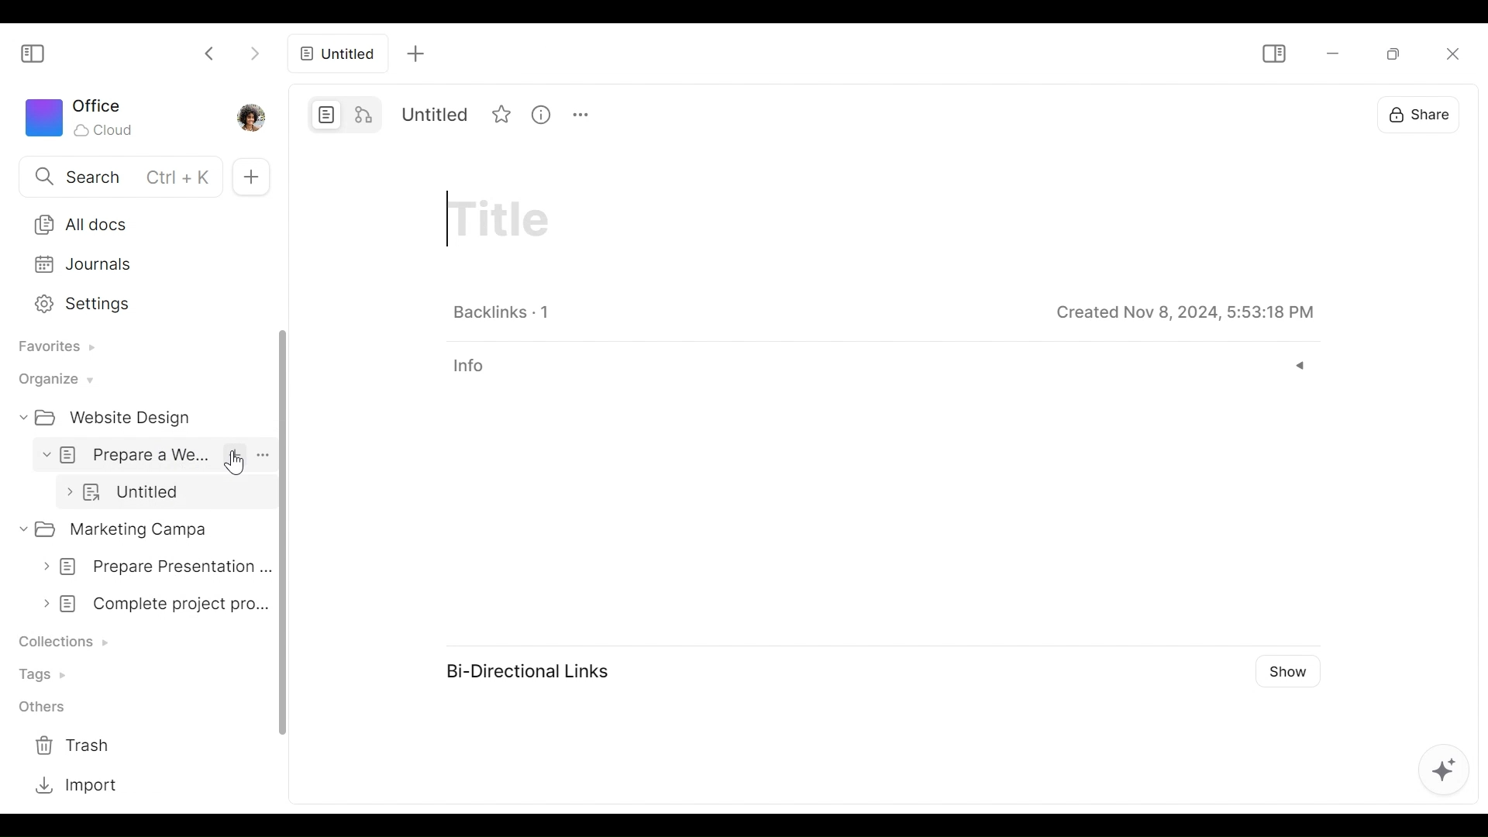 The height and width of the screenshot is (837, 1488). What do you see at coordinates (324, 115) in the screenshot?
I see `Page mode` at bounding box center [324, 115].